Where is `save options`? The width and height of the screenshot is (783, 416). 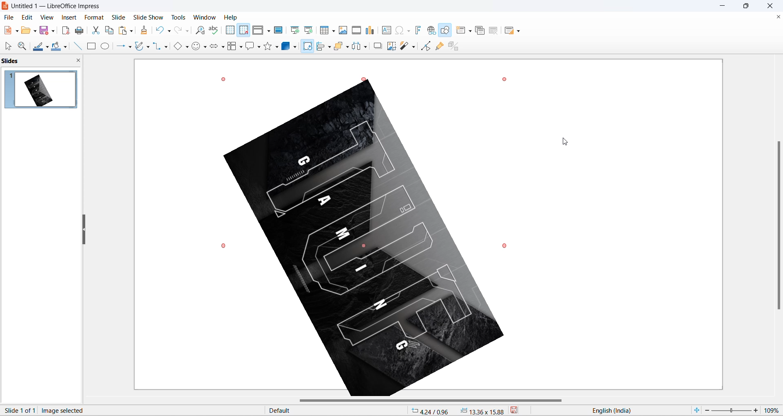 save options is located at coordinates (53, 30).